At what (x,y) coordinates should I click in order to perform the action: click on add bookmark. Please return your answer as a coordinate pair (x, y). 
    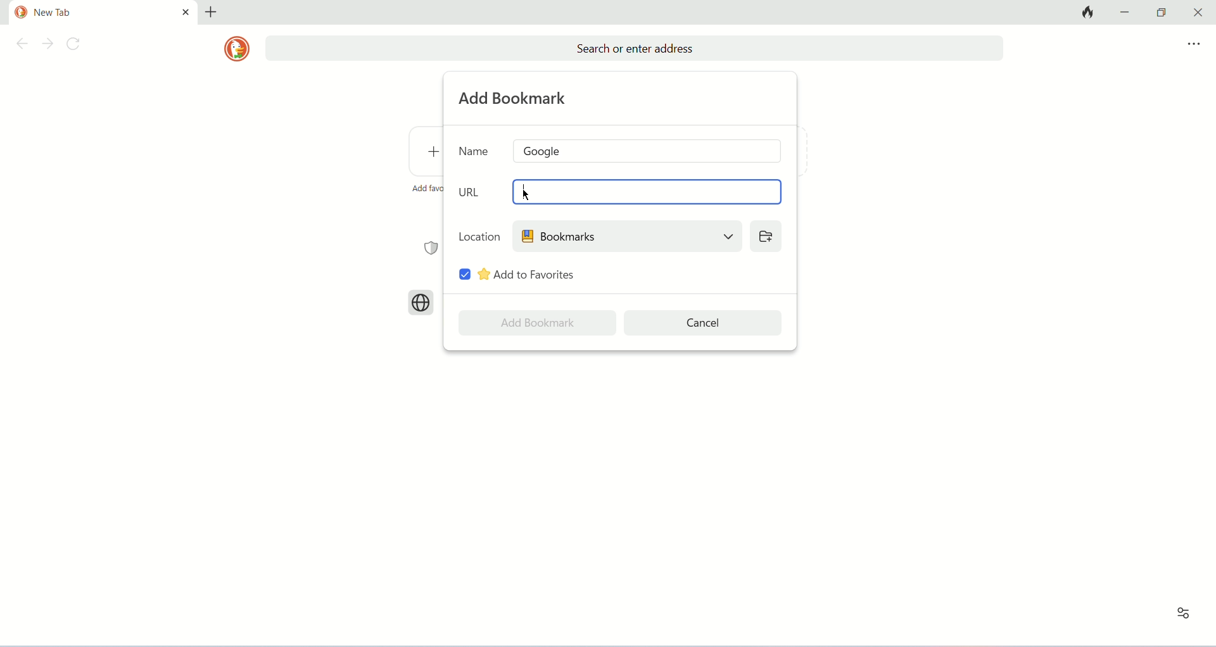
    Looking at the image, I should click on (515, 98).